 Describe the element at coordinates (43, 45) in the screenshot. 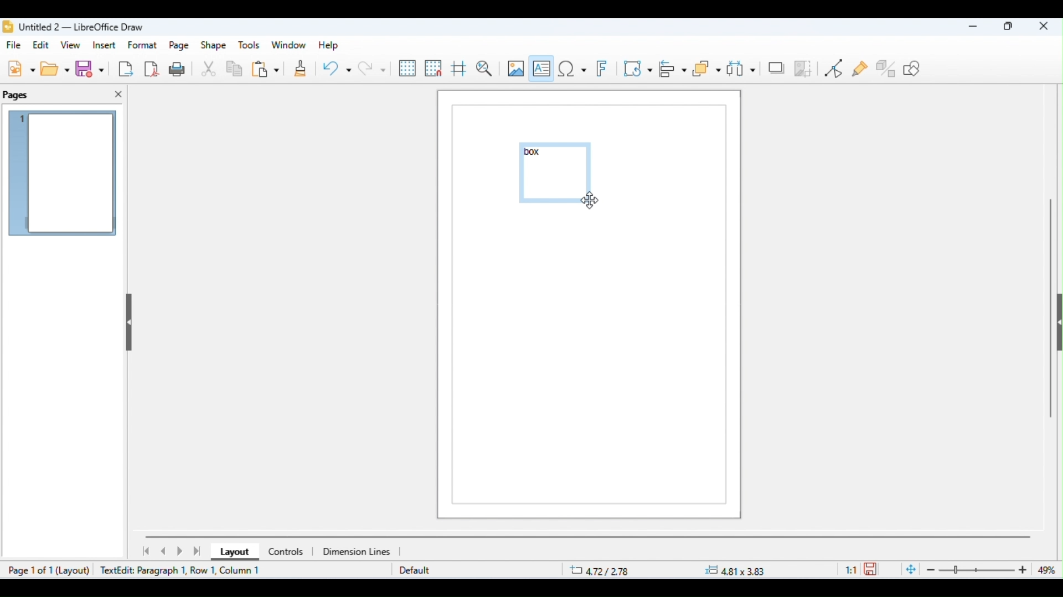

I see `edit` at that location.